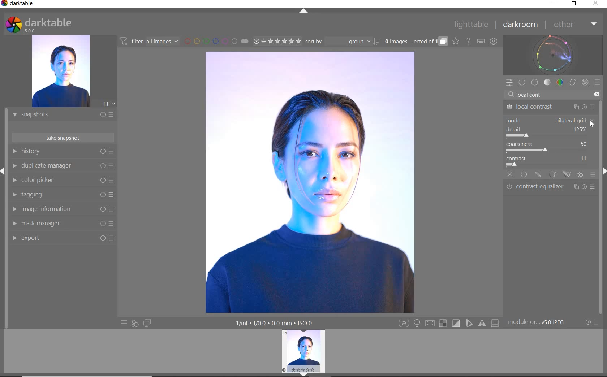  What do you see at coordinates (469, 323) in the screenshot?
I see `Button` at bounding box center [469, 323].